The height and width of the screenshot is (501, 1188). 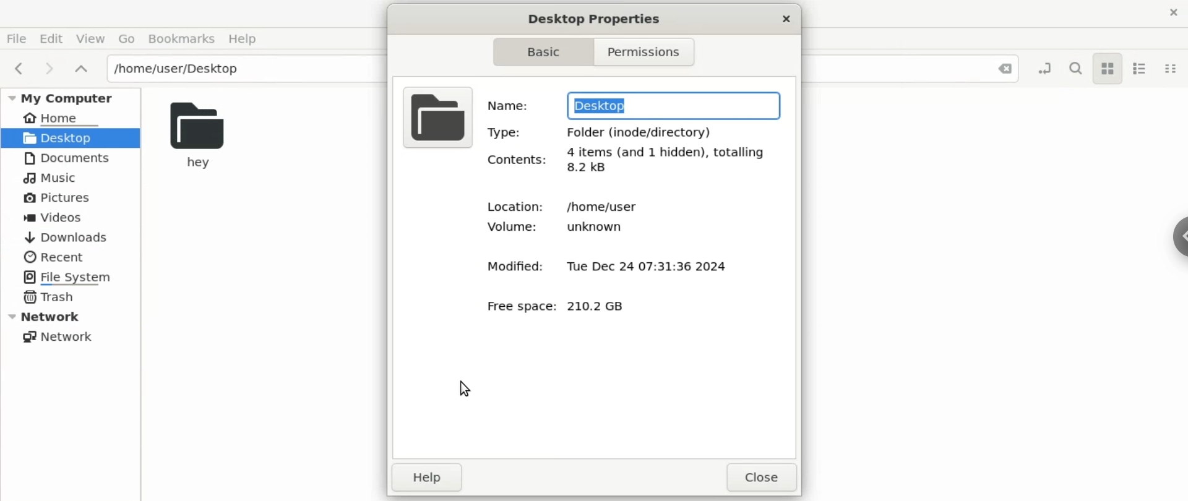 What do you see at coordinates (17, 67) in the screenshot?
I see `previous` at bounding box center [17, 67].